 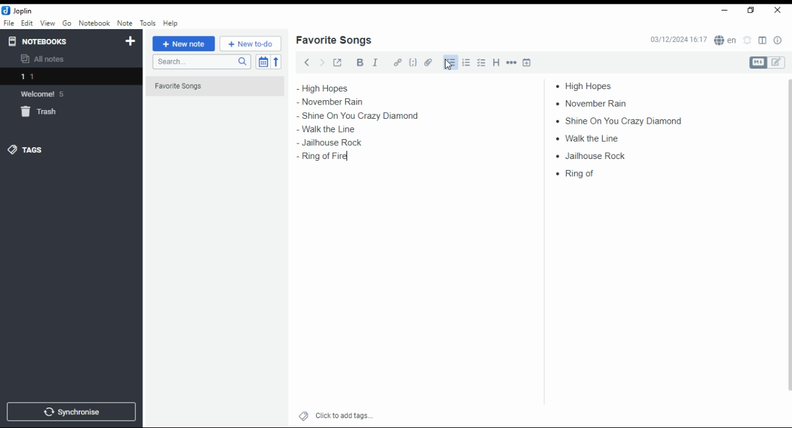 What do you see at coordinates (94, 23) in the screenshot?
I see `notebook` at bounding box center [94, 23].